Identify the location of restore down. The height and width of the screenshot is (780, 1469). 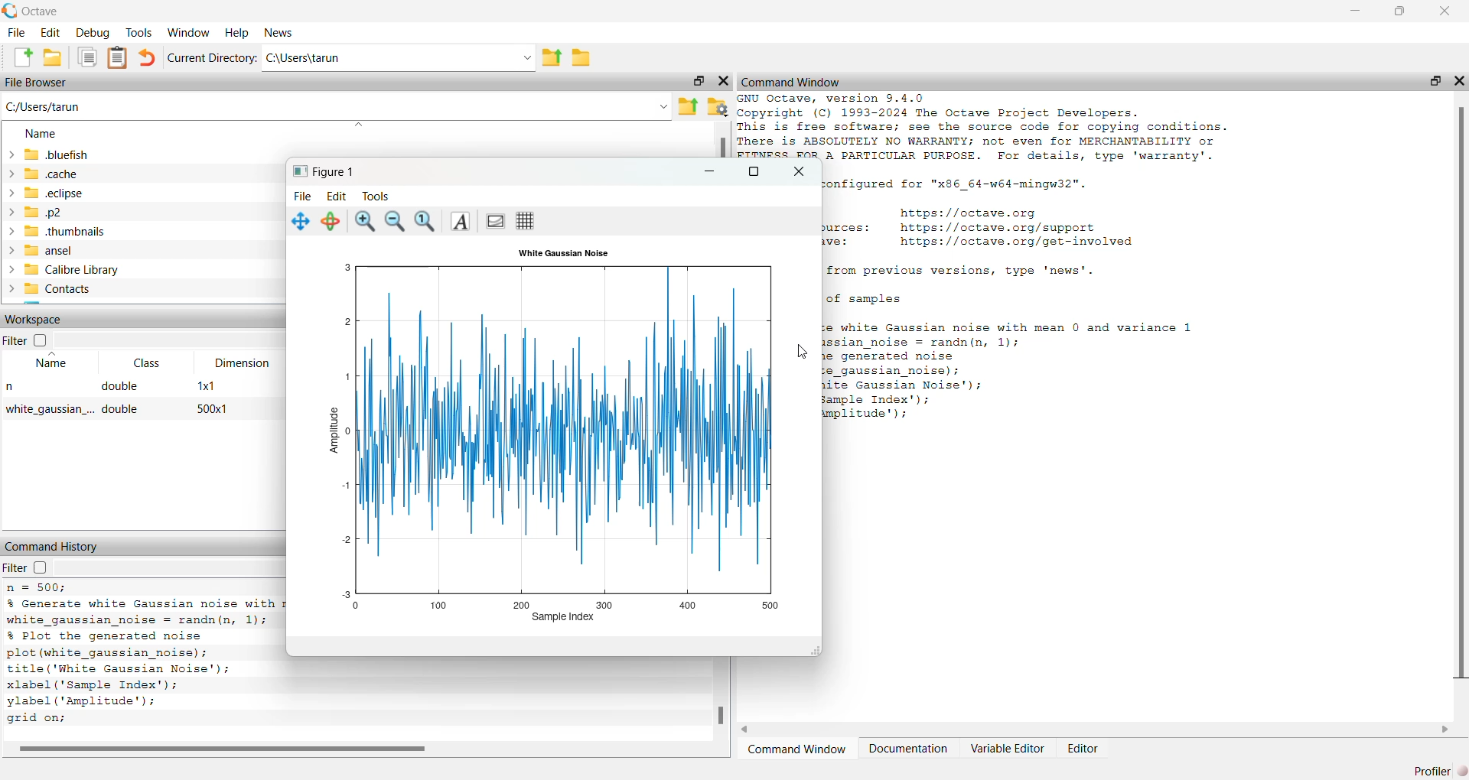
(699, 81).